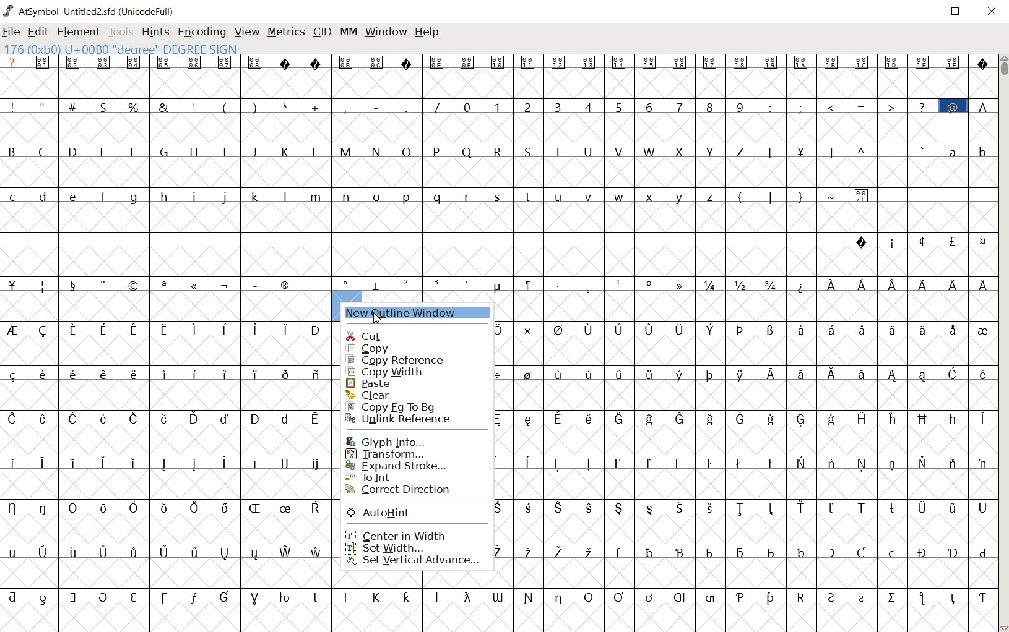 This screenshot has height=632, width=1009. I want to click on copy, so click(399, 349).